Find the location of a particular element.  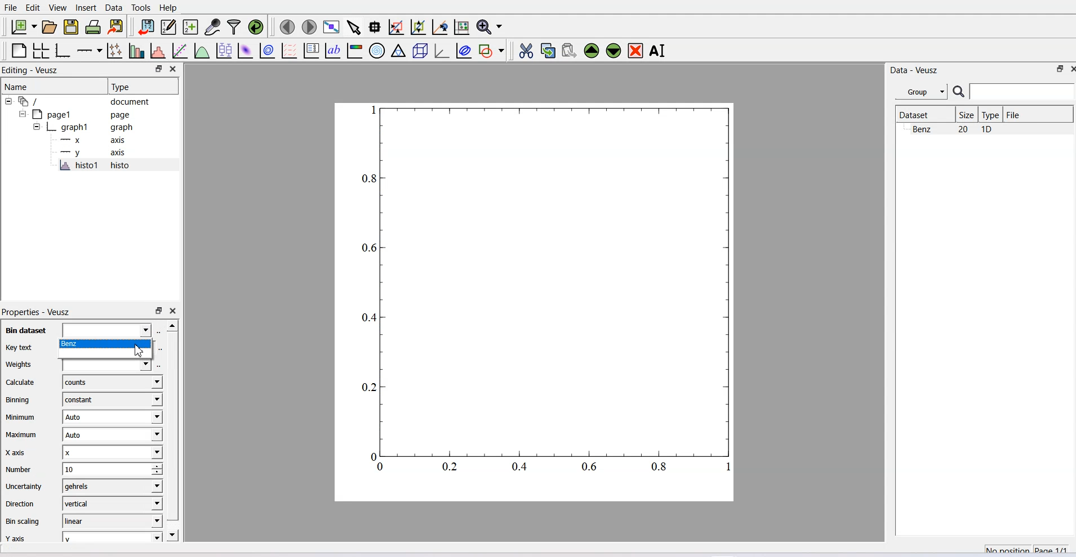

Collapse is located at coordinates (34, 127).